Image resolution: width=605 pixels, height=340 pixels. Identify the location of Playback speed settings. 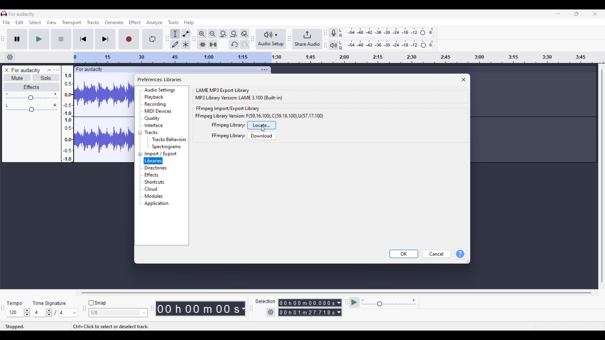
(389, 302).